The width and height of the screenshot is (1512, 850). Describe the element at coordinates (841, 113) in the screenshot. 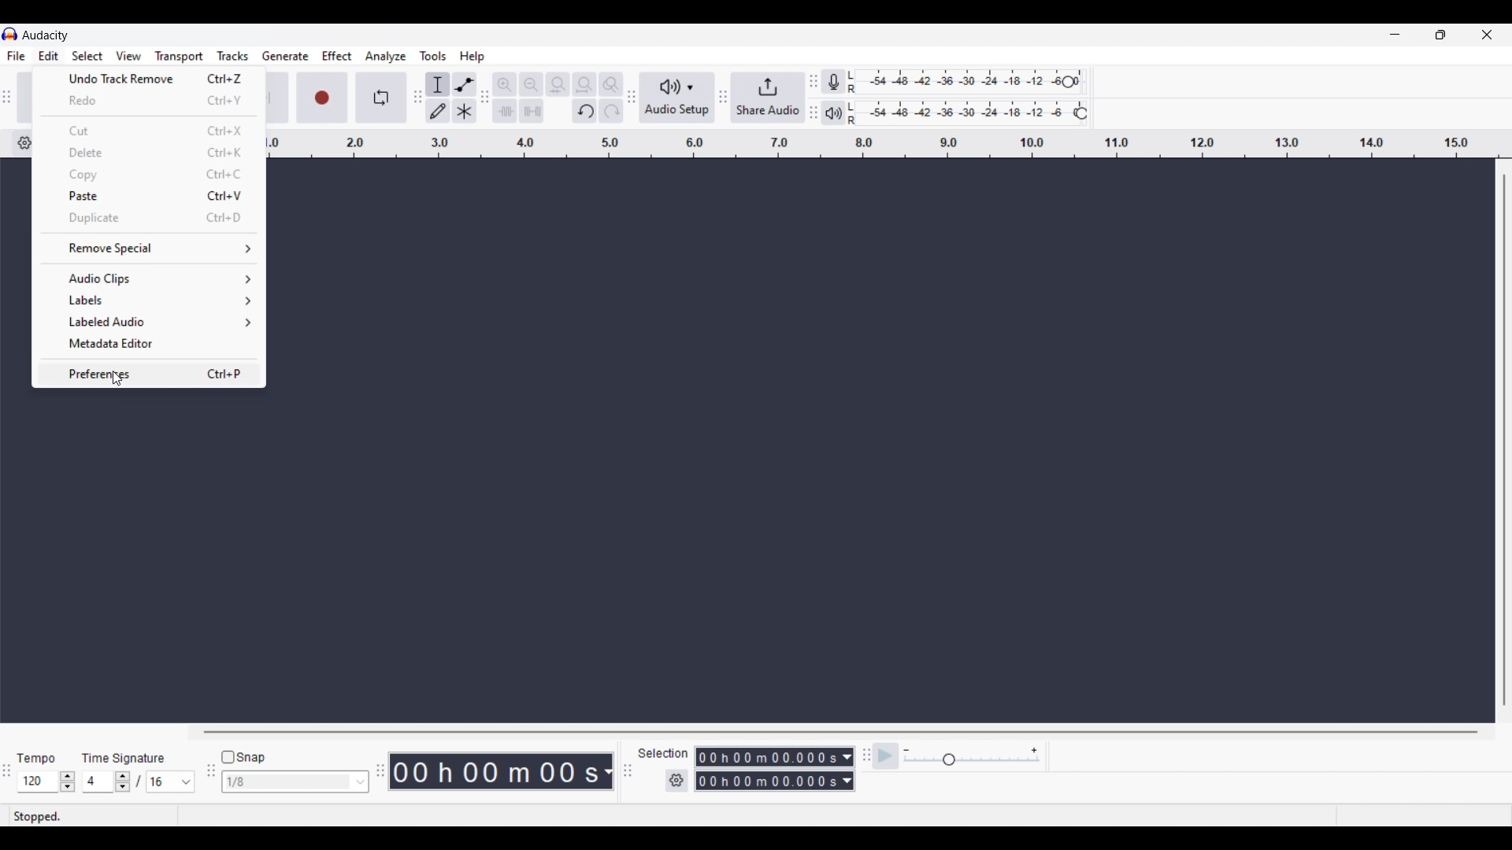

I see `Playback meter` at that location.